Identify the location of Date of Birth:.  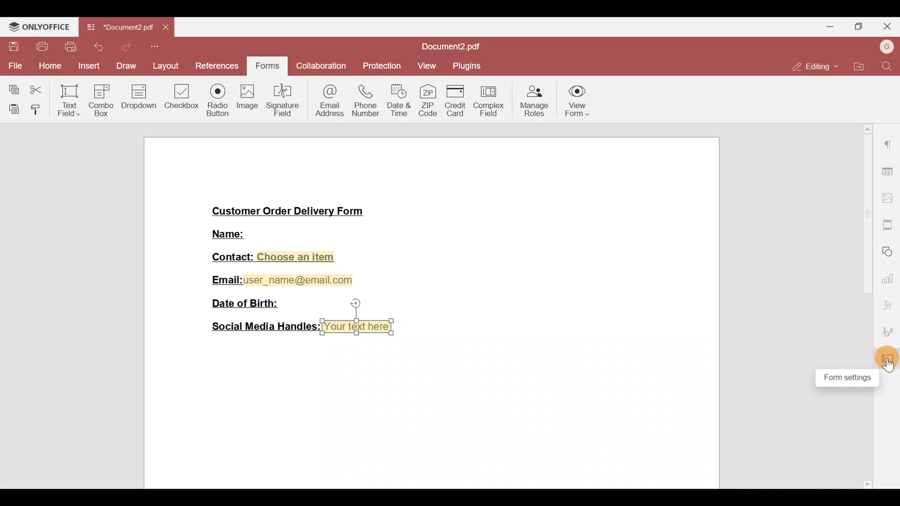
(247, 305).